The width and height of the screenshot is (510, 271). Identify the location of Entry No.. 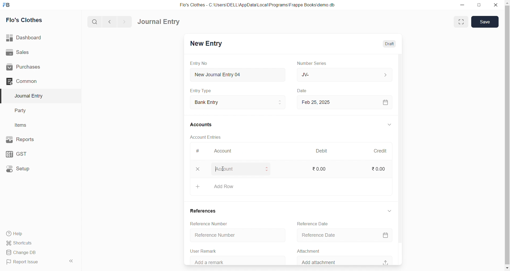
(201, 63).